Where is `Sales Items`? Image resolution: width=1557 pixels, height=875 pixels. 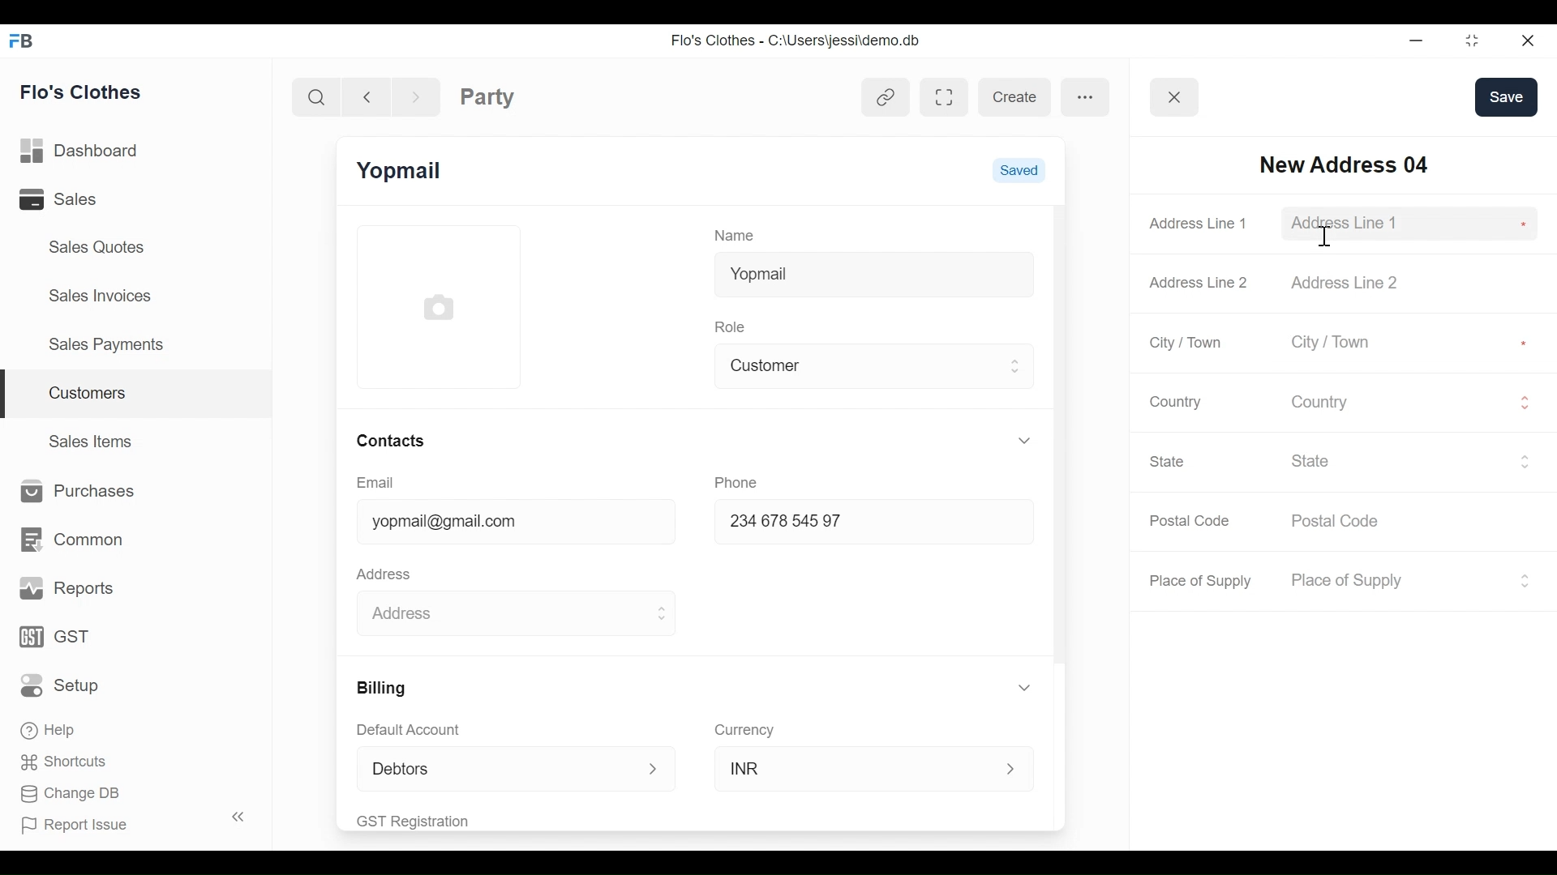 Sales Items is located at coordinates (92, 439).